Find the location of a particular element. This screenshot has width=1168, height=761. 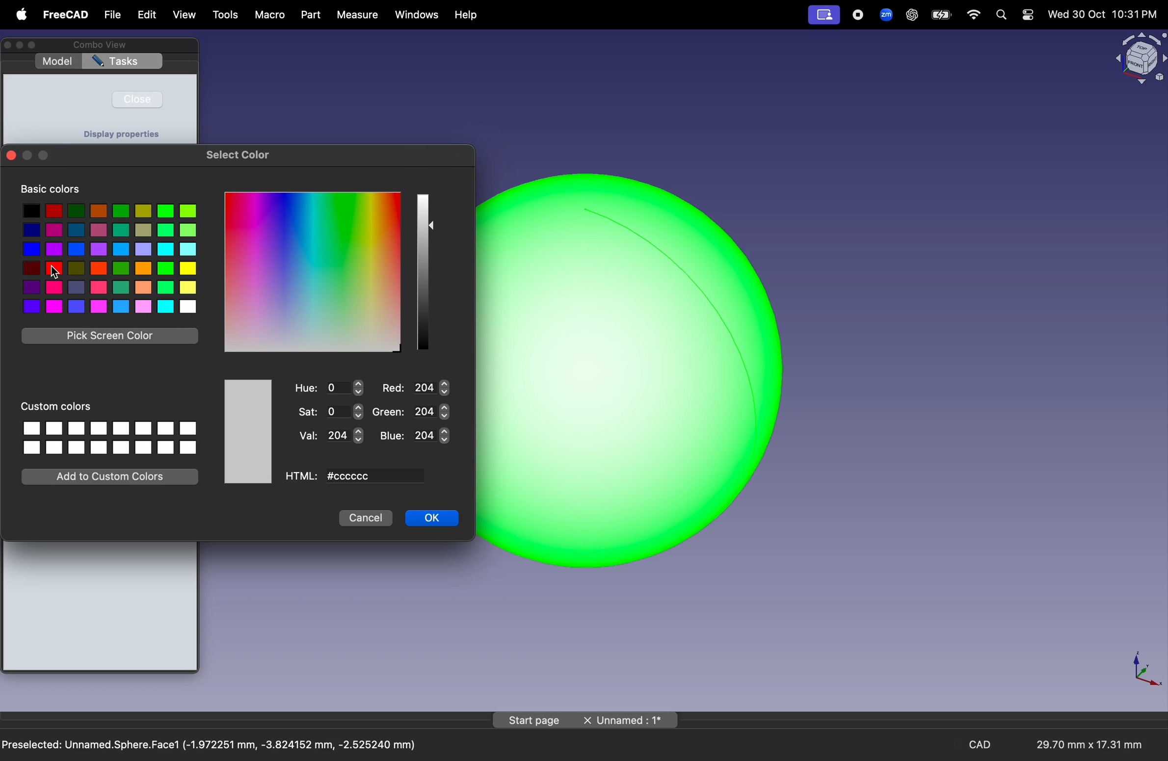

tasks is located at coordinates (123, 62).